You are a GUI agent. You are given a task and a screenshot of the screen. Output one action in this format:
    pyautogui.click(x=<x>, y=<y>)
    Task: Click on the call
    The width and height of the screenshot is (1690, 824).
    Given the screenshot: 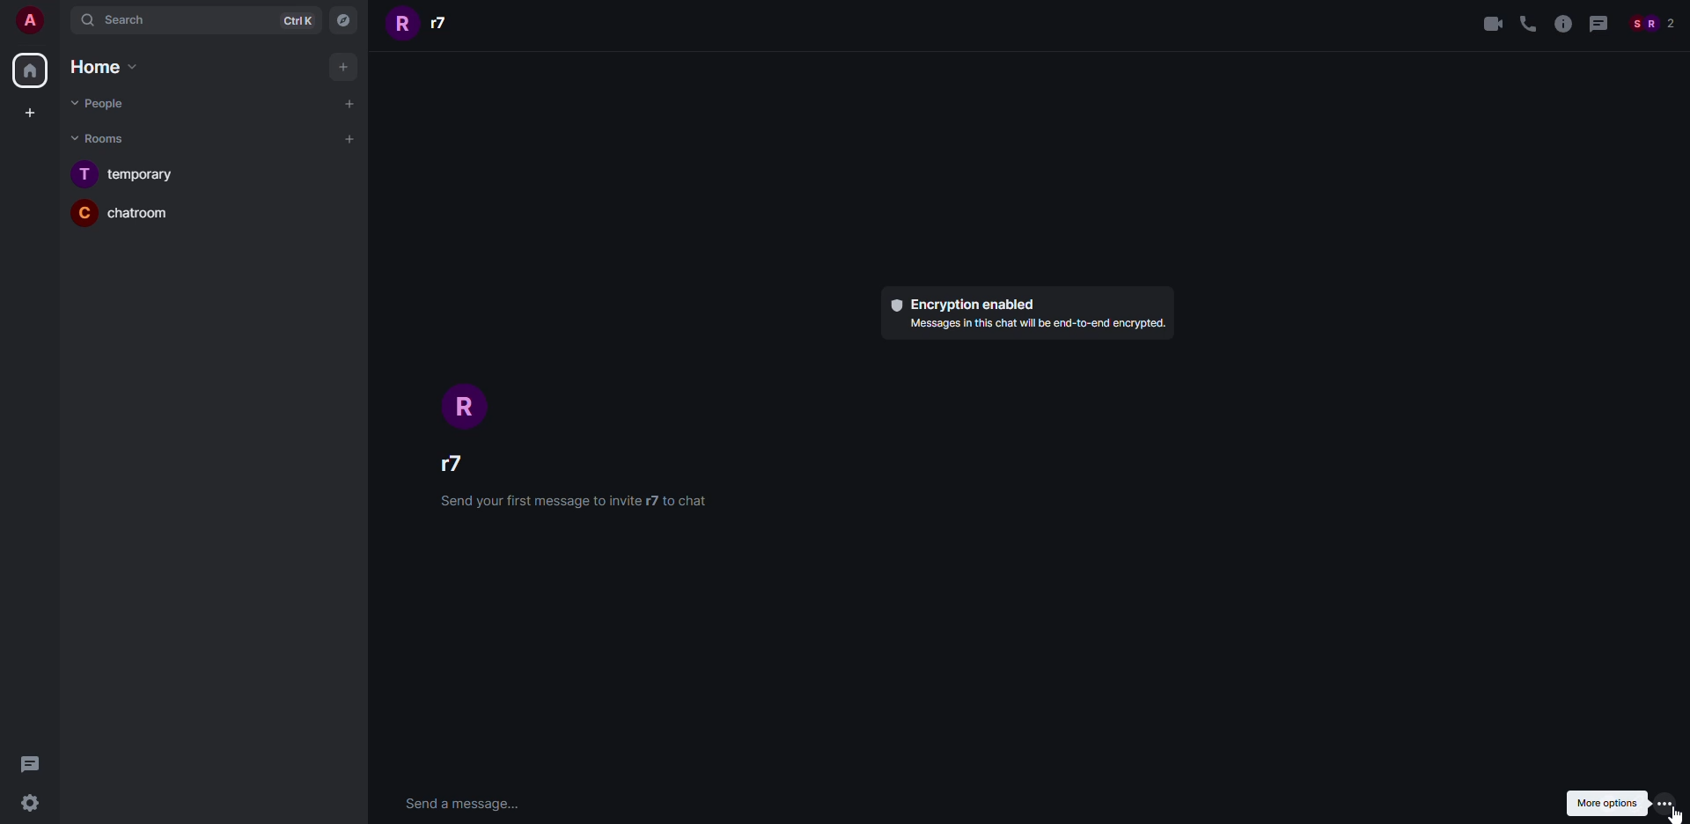 What is the action you would take?
    pyautogui.click(x=1527, y=25)
    